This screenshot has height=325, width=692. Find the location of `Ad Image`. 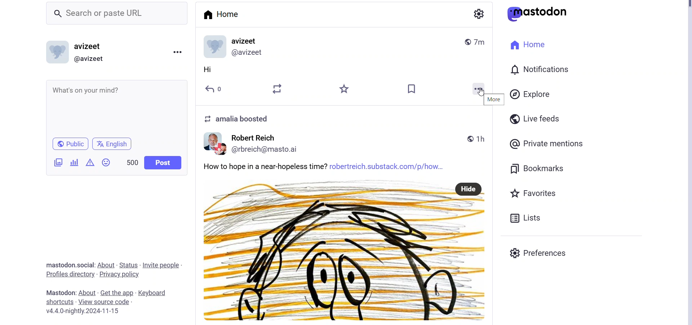

Ad Image is located at coordinates (57, 162).